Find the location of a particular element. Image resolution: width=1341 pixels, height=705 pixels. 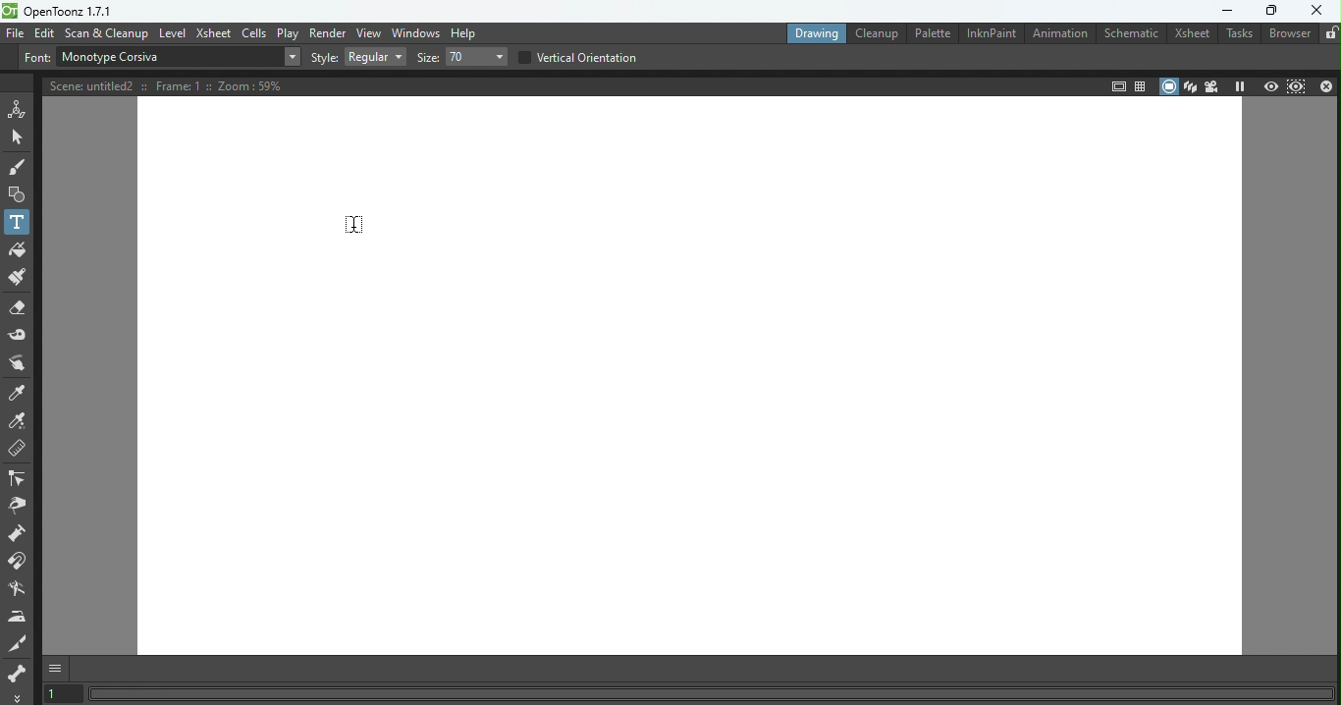

Camera stand view is located at coordinates (1168, 86).